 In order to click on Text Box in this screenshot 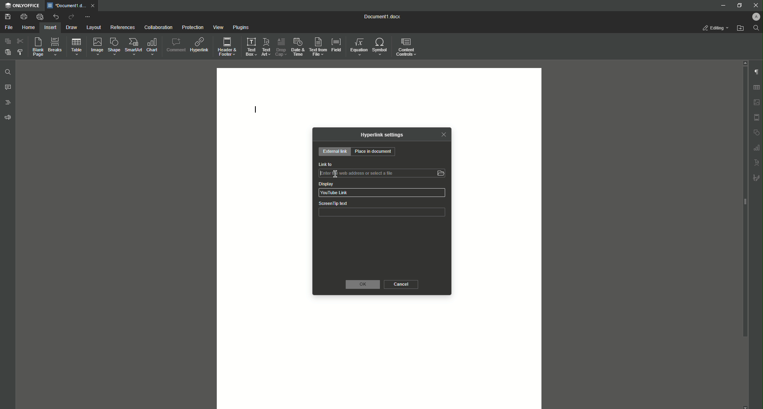, I will do `click(251, 47)`.